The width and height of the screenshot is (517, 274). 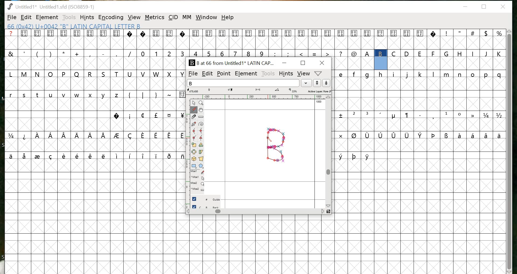 What do you see at coordinates (345, 43) in the screenshot?
I see `glyphs` at bounding box center [345, 43].